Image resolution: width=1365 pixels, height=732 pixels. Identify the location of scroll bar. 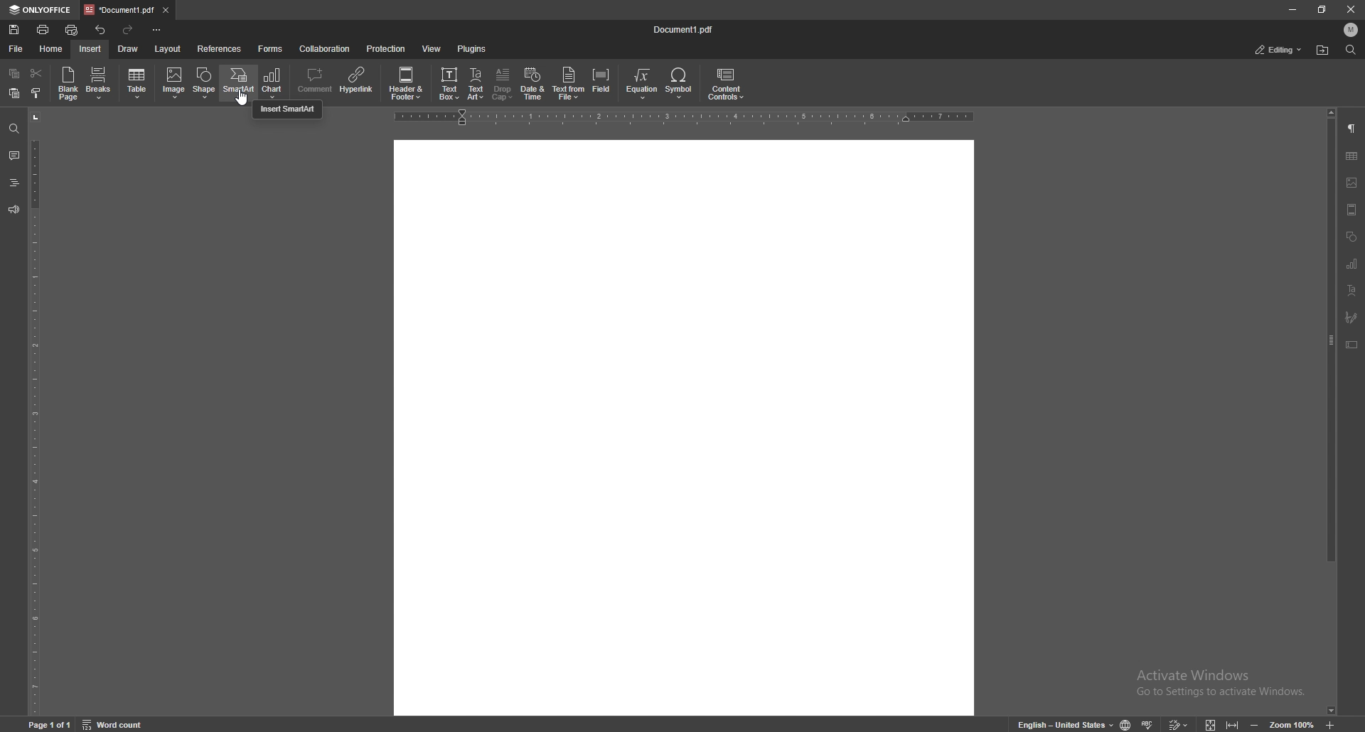
(1332, 412).